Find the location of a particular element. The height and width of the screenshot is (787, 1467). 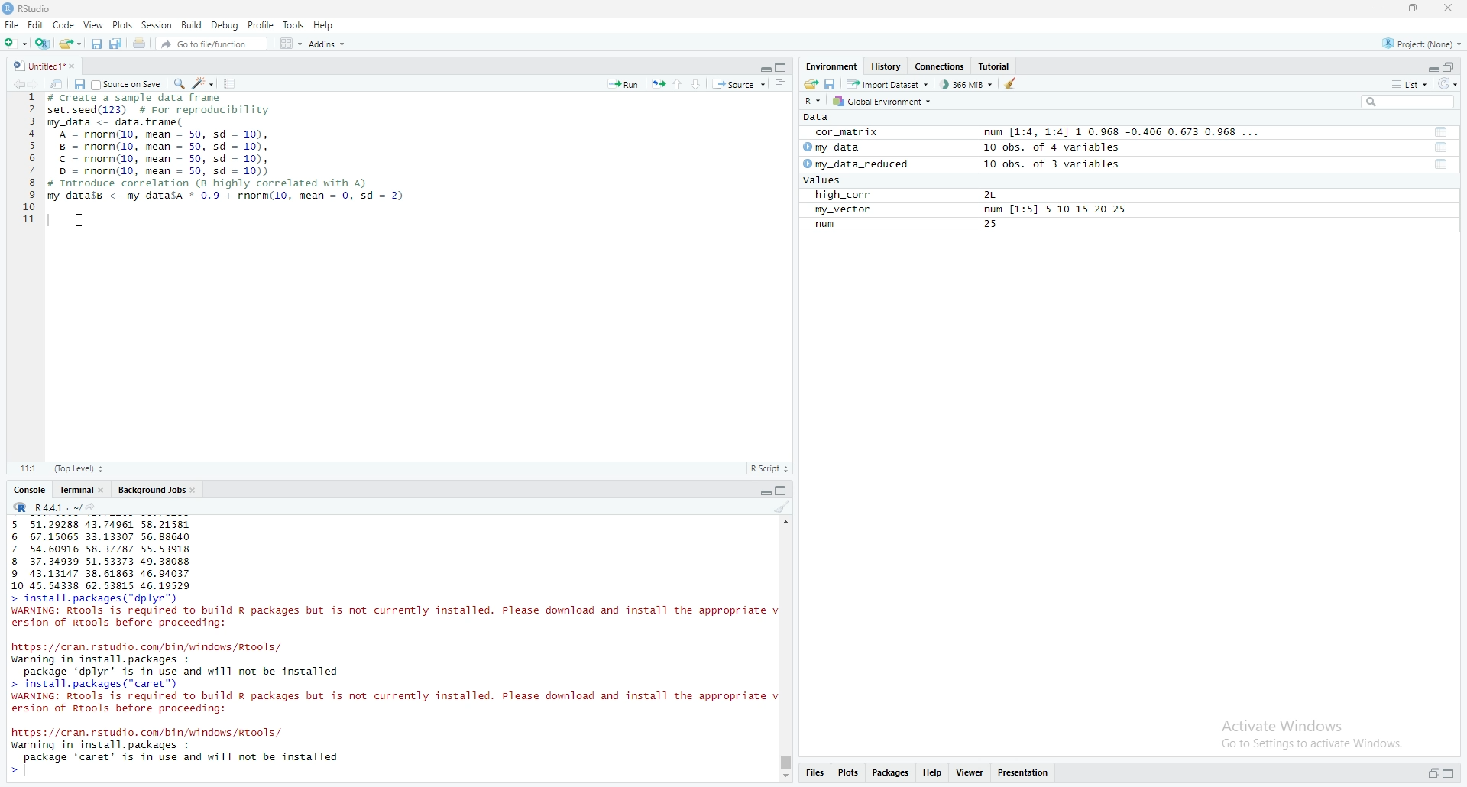

tool is located at coordinates (1443, 131).